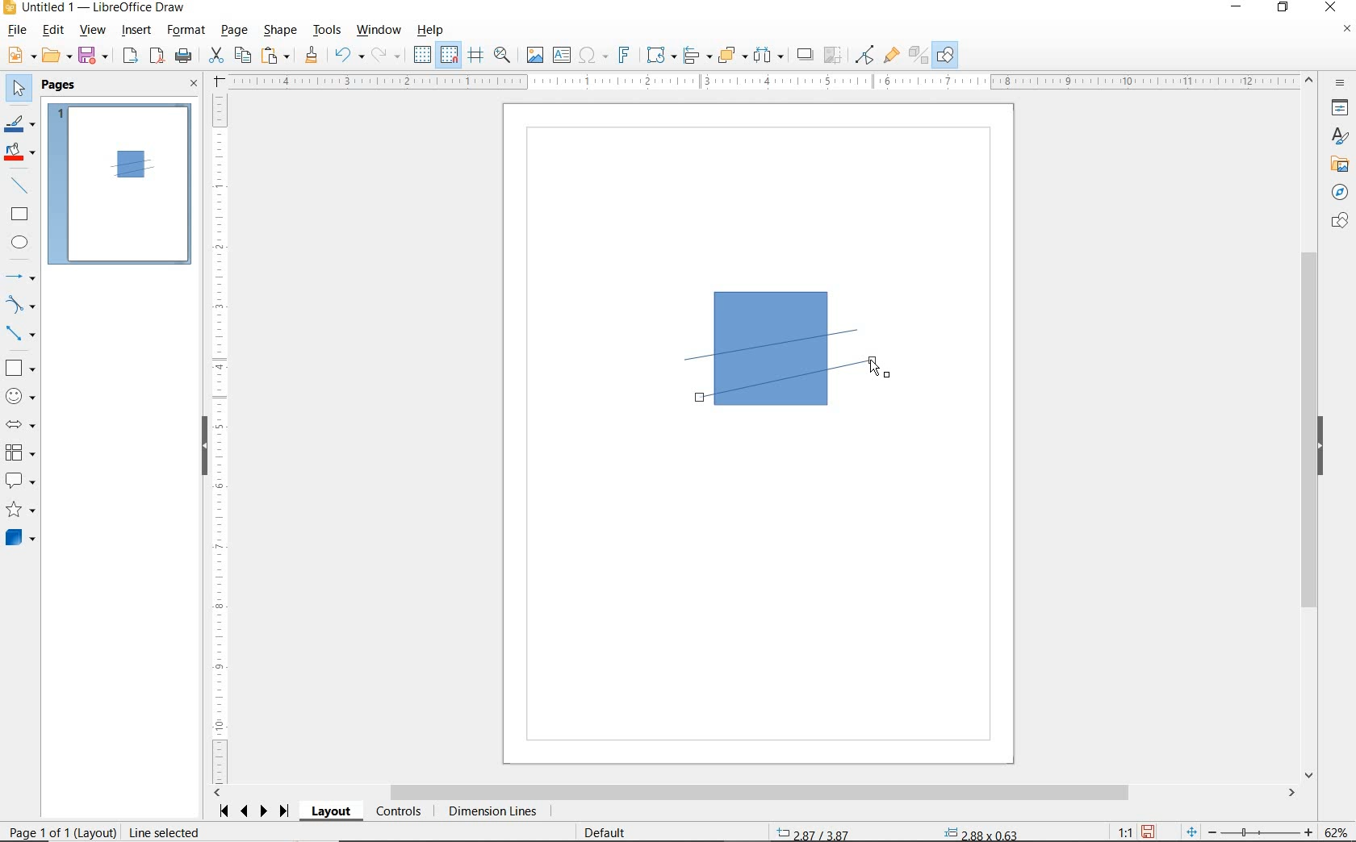  I want to click on INSERT LINE, so click(22, 185).